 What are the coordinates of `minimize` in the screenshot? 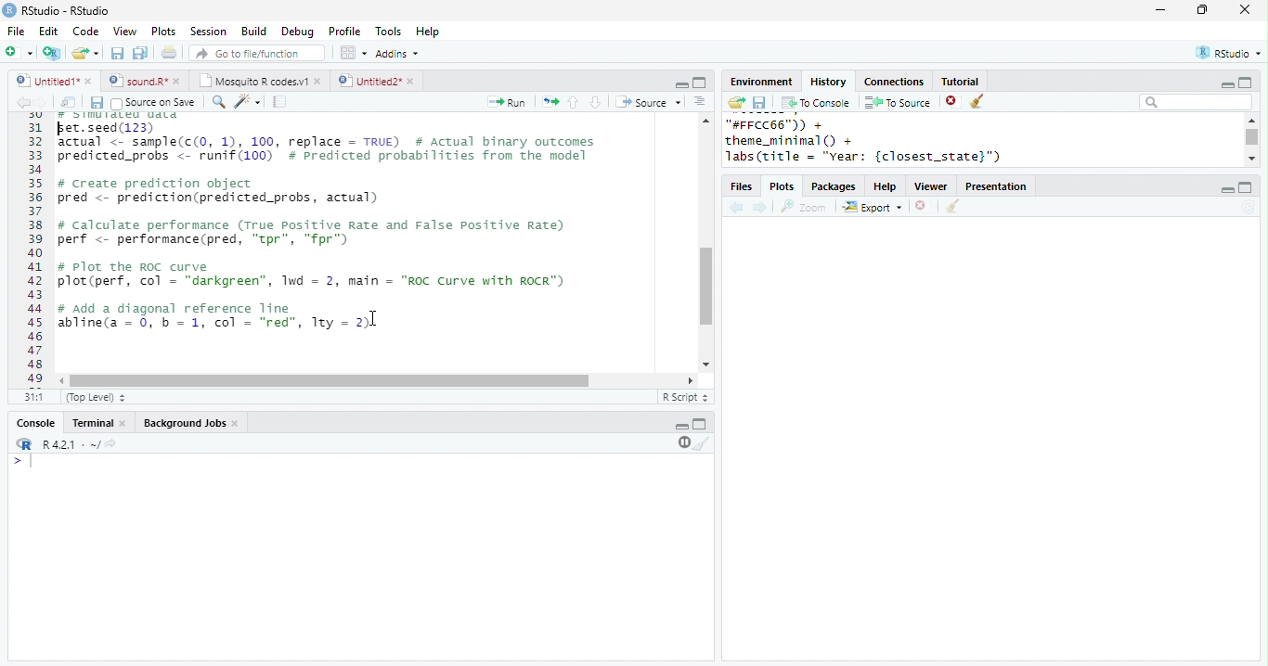 It's located at (681, 427).